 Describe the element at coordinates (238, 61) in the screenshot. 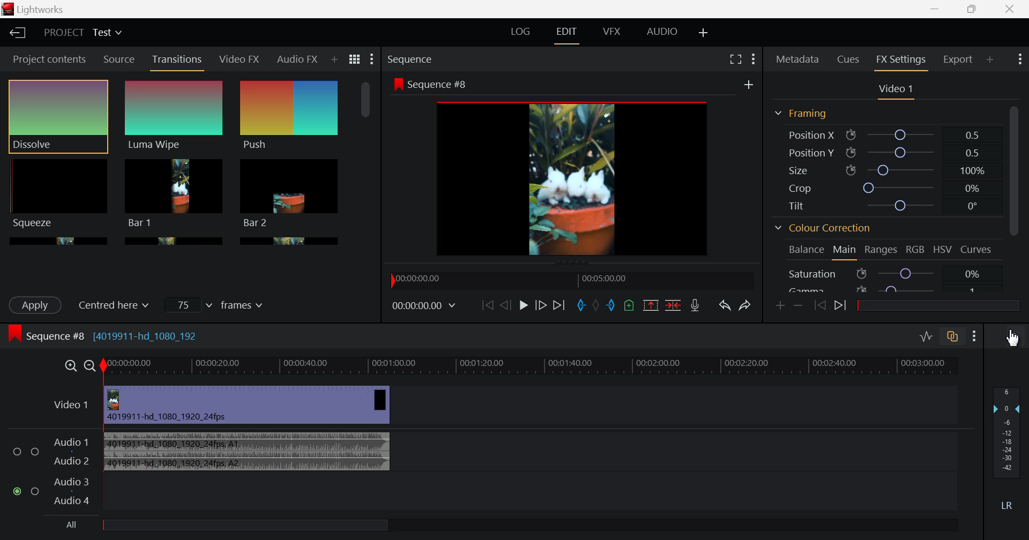

I see `Video FX` at that location.